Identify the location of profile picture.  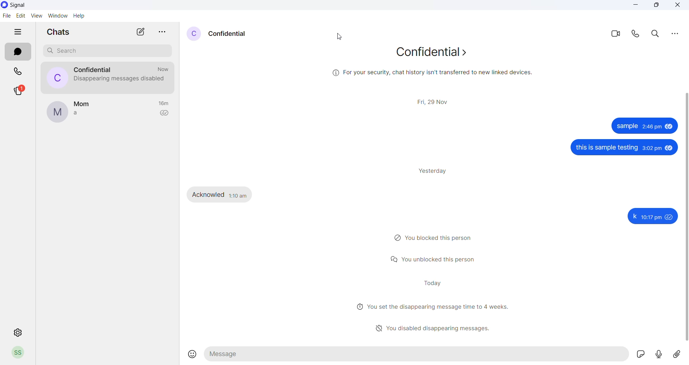
(54, 112).